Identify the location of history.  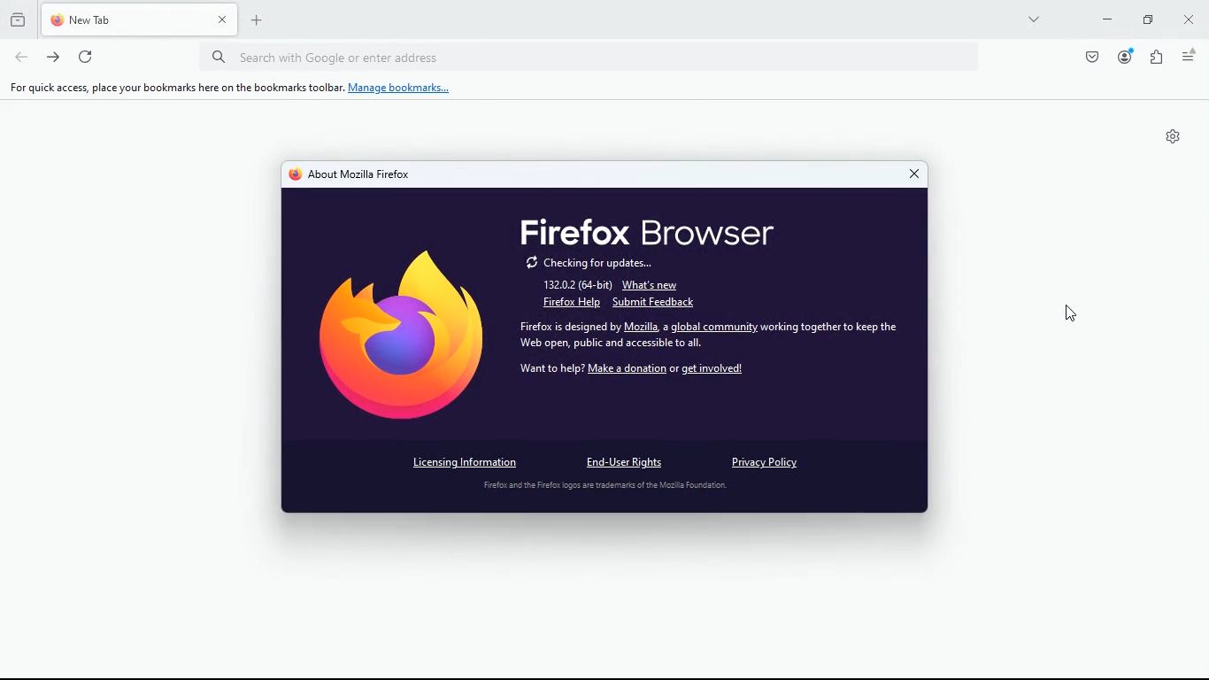
(16, 19).